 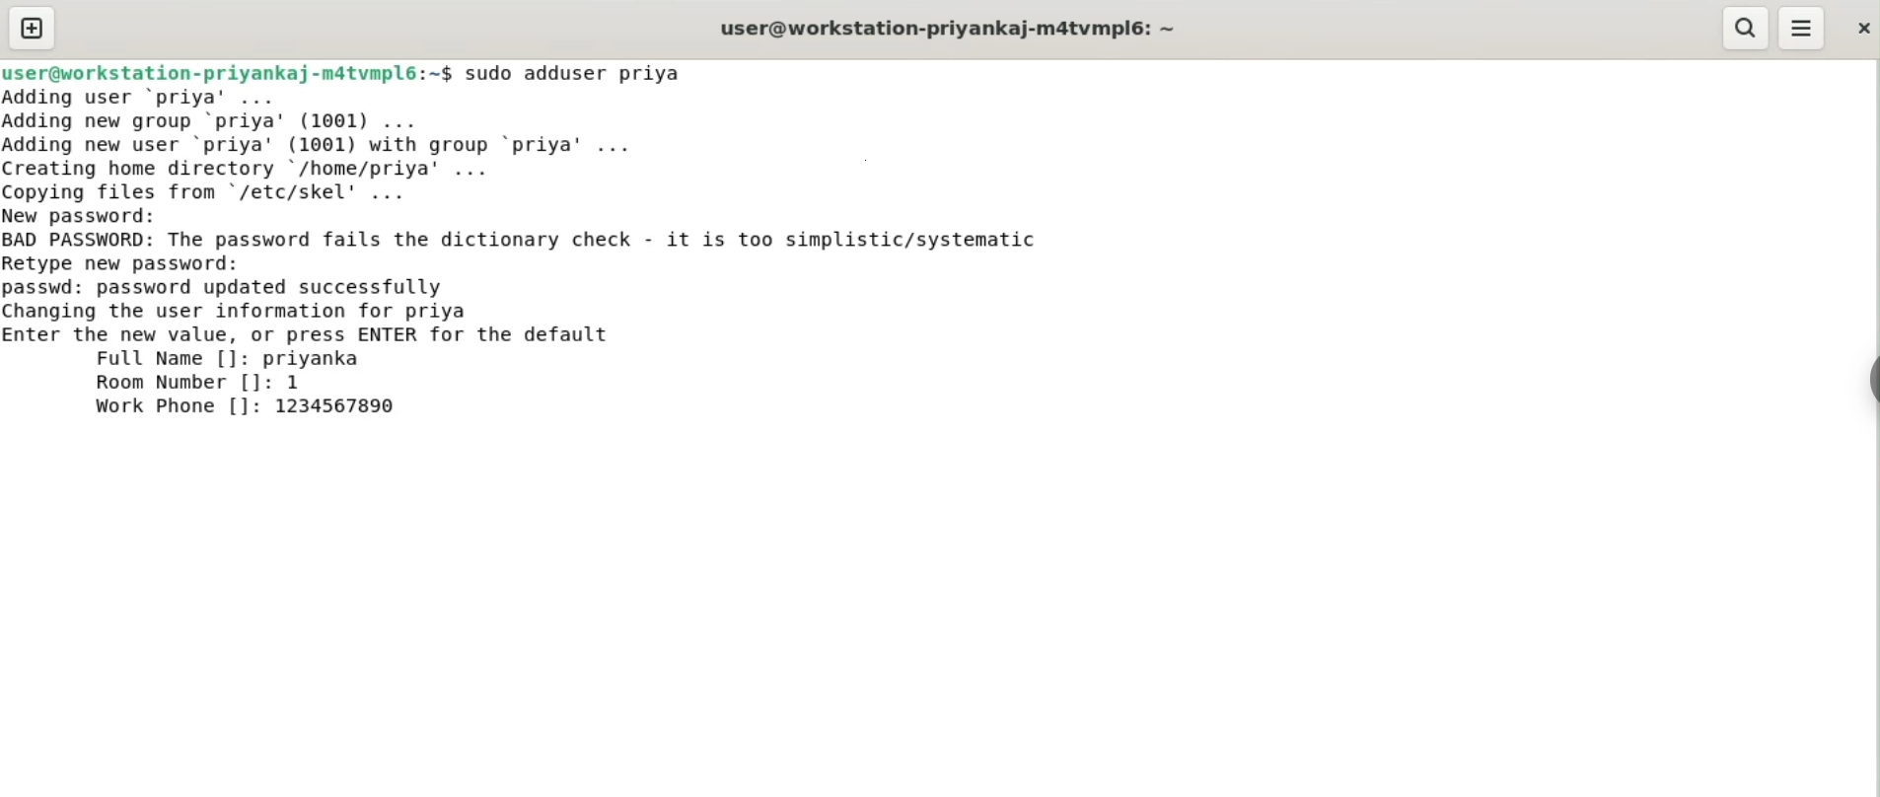 I want to click on close, so click(x=1861, y=28).